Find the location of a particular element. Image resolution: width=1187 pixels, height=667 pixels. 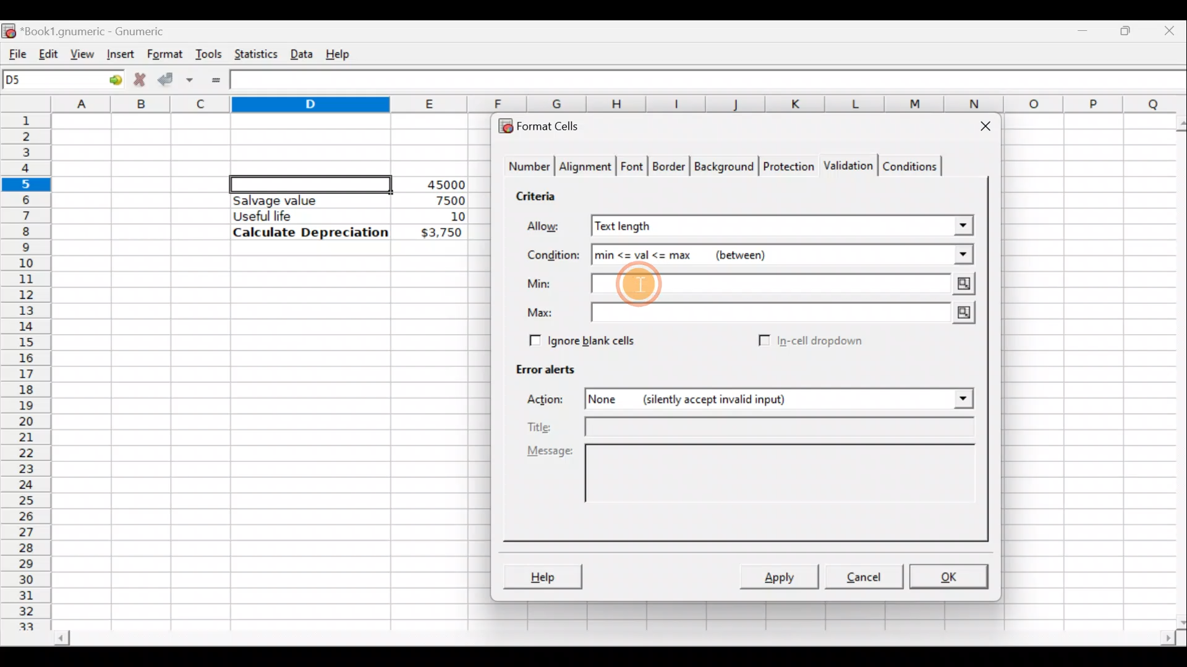

Cancel change is located at coordinates (138, 78).